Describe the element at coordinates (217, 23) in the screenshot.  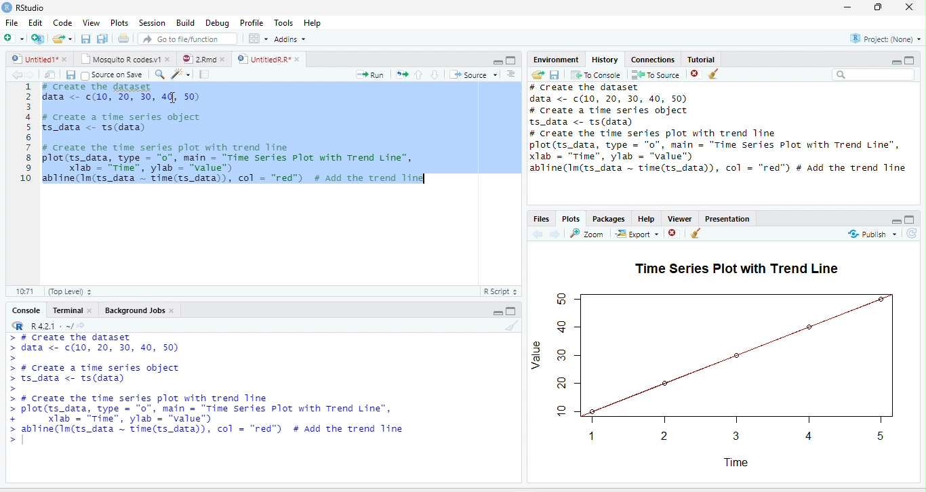
I see `Debug` at that location.